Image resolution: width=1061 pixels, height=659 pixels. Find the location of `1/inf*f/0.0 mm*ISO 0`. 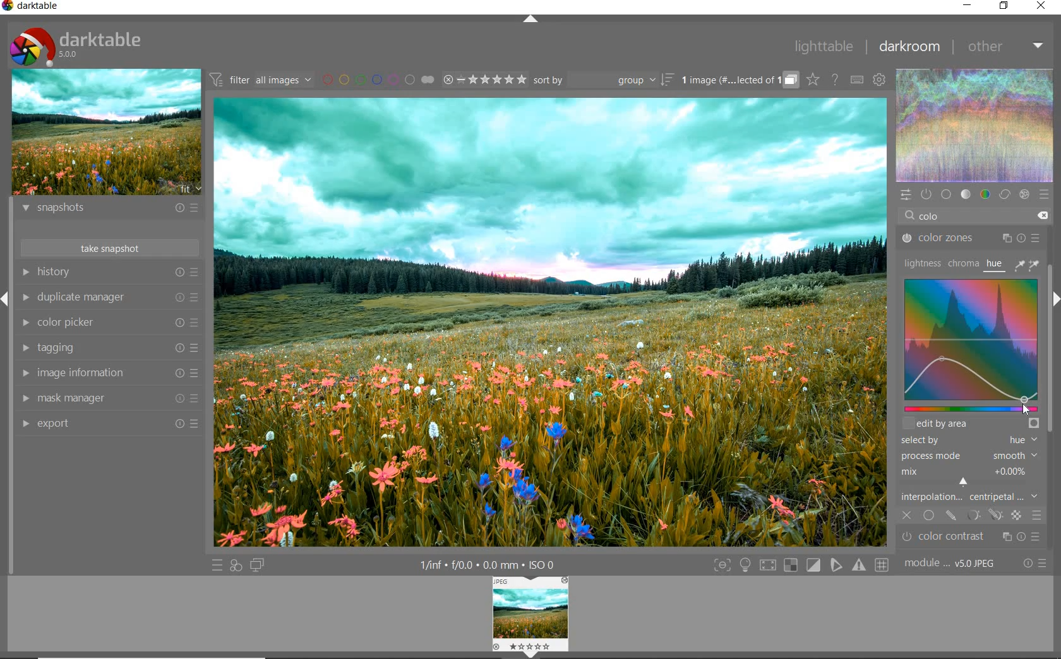

1/inf*f/0.0 mm*ISO 0 is located at coordinates (486, 564).